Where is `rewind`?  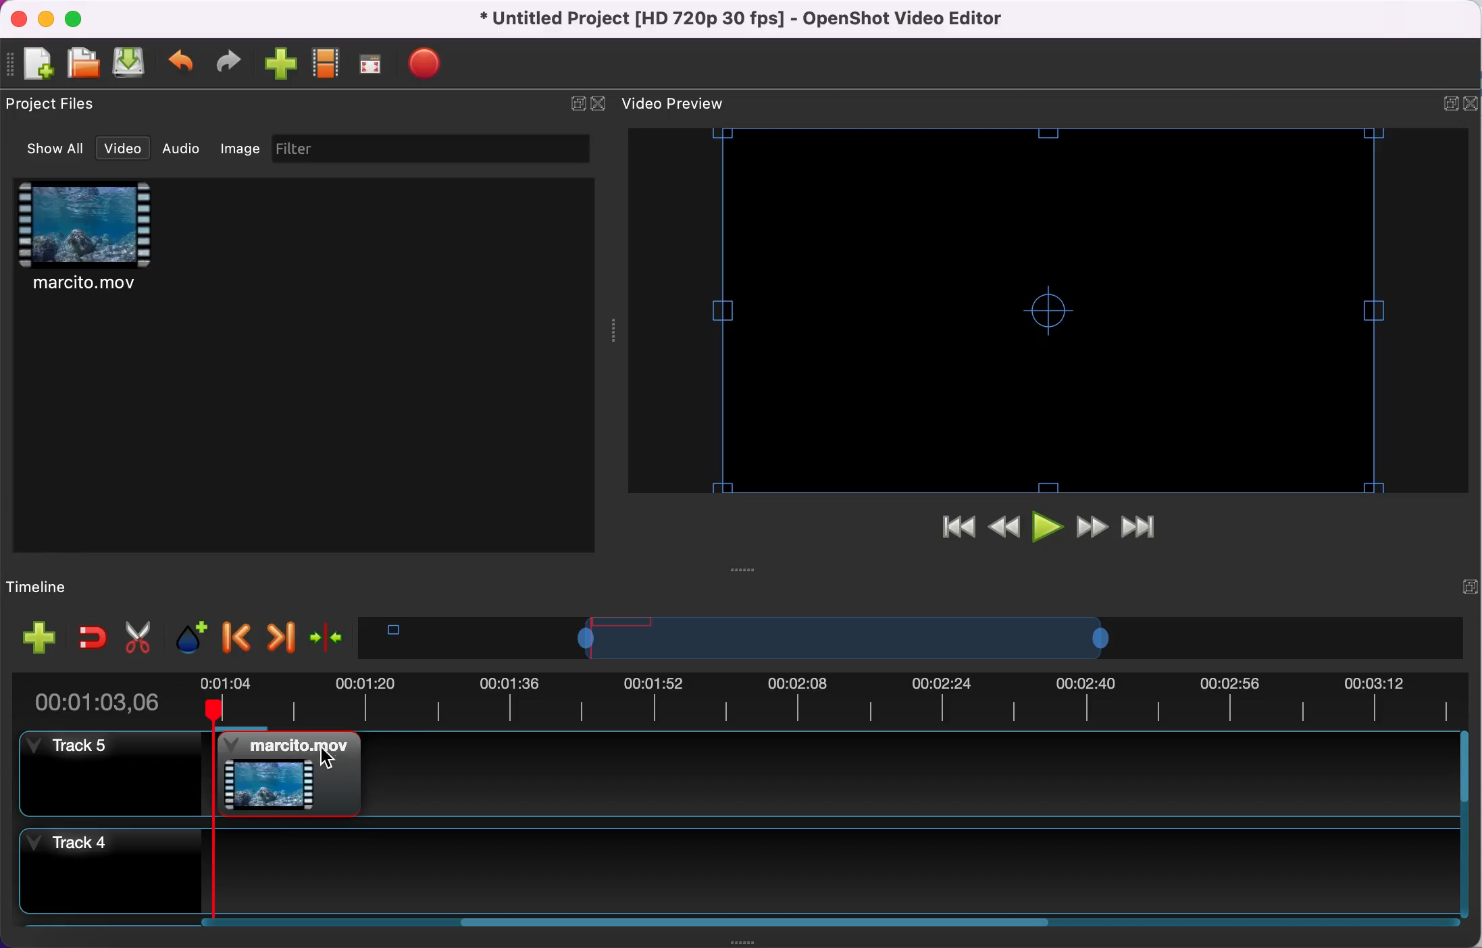 rewind is located at coordinates (1007, 531).